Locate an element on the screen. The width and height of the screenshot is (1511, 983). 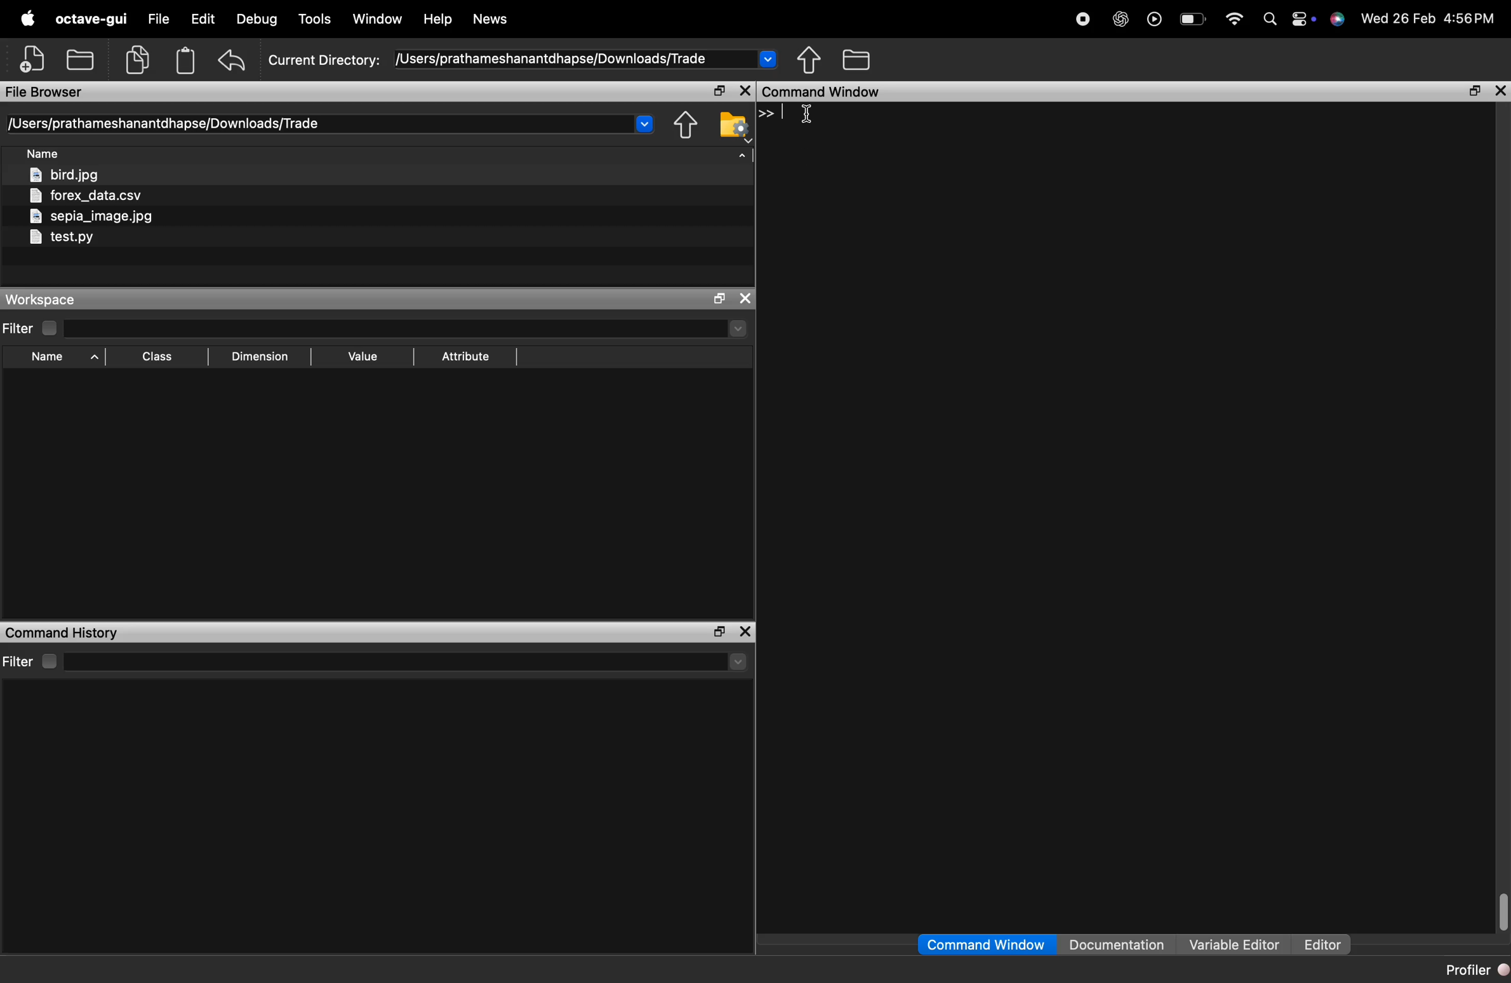
close is located at coordinates (1502, 91).